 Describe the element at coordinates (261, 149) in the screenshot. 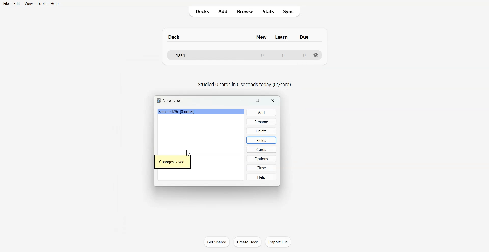

I see `Cards` at that location.